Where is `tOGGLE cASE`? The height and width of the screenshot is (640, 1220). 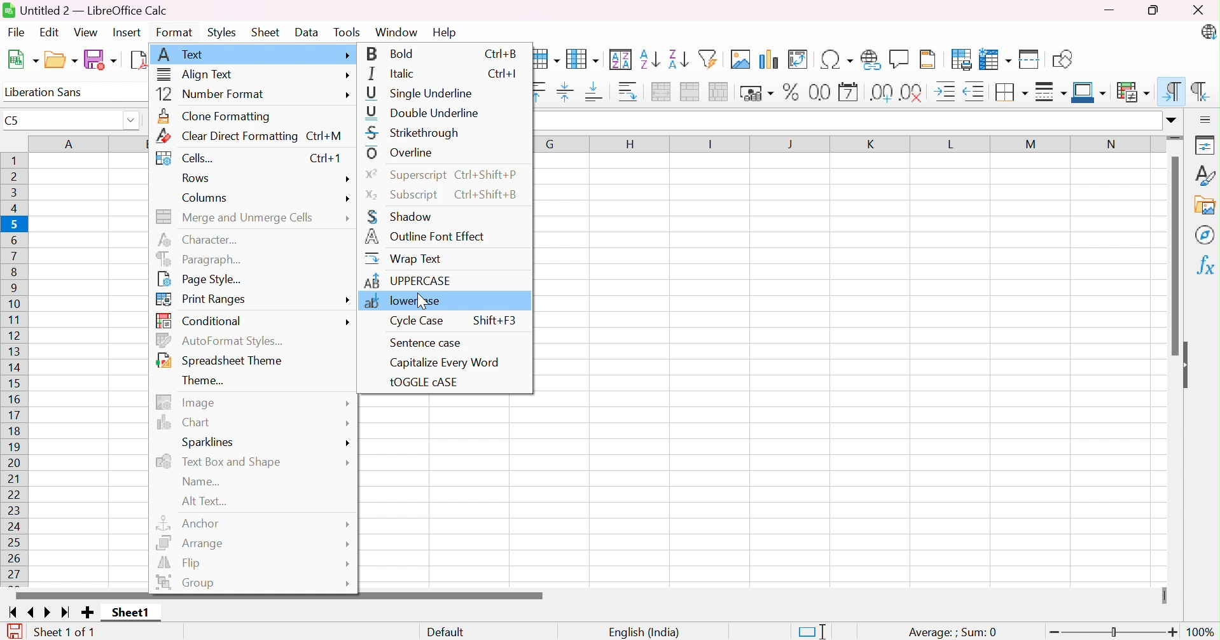
tOGGLE cASE is located at coordinates (424, 382).